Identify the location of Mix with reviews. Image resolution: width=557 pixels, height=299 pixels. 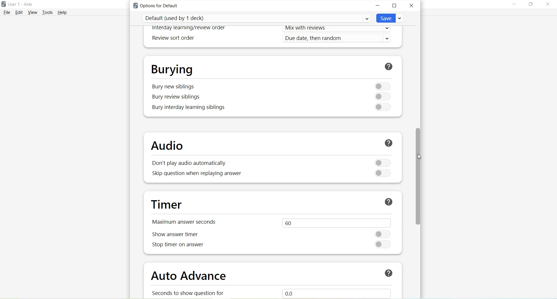
(339, 29).